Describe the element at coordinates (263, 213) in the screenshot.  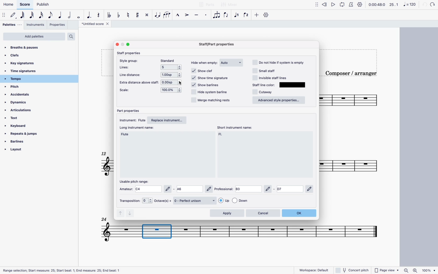
I see `cancel` at that location.